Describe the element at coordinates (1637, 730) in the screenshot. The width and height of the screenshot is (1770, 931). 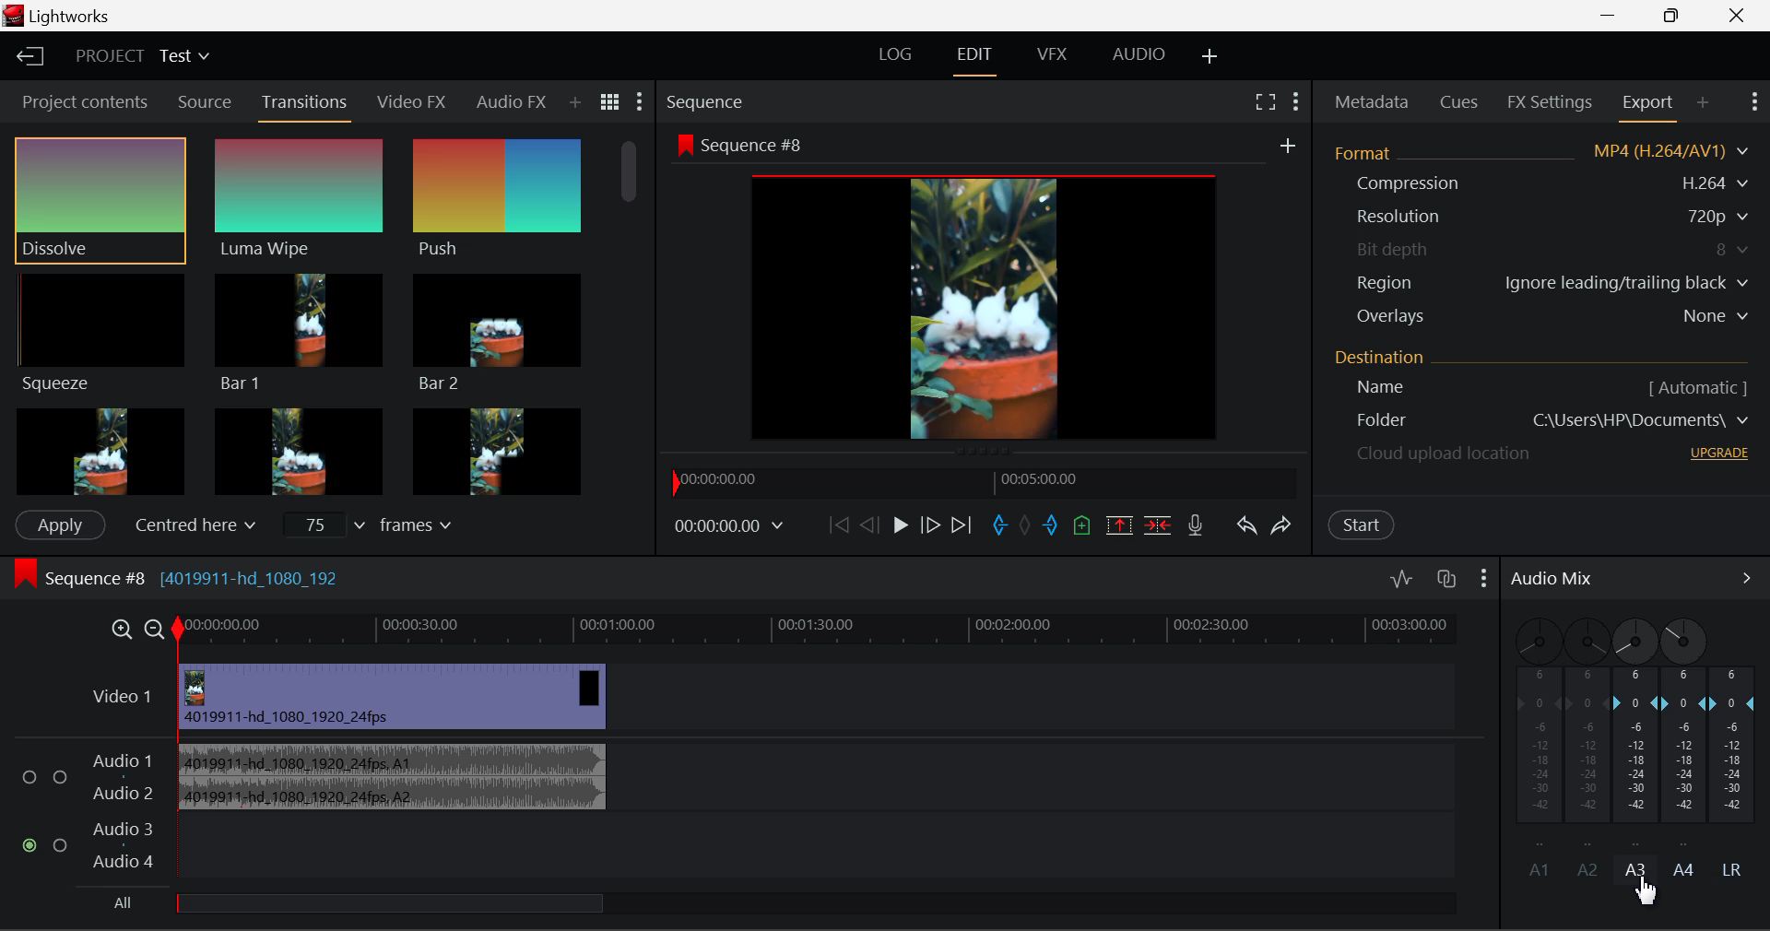
I see `A3 Audio Channel Enabled` at that location.